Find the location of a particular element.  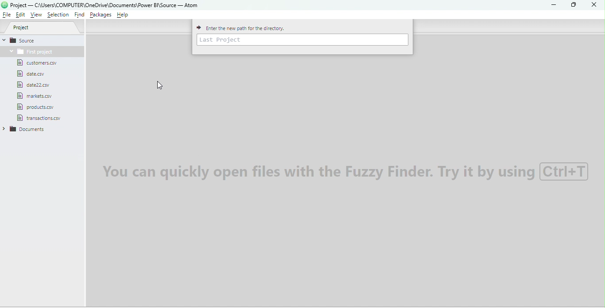

File name is located at coordinates (108, 5).